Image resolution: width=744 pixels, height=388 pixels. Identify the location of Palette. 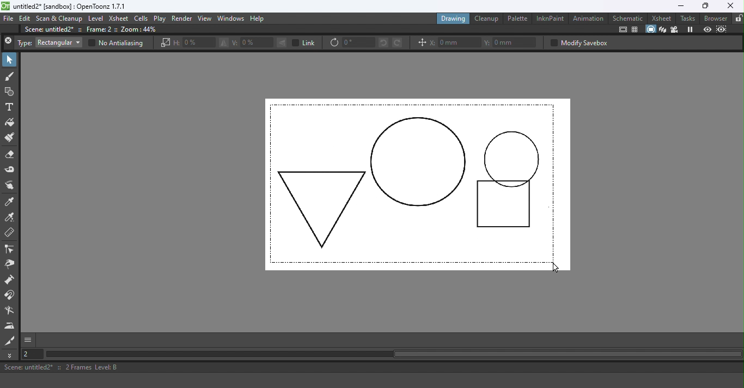
(517, 19).